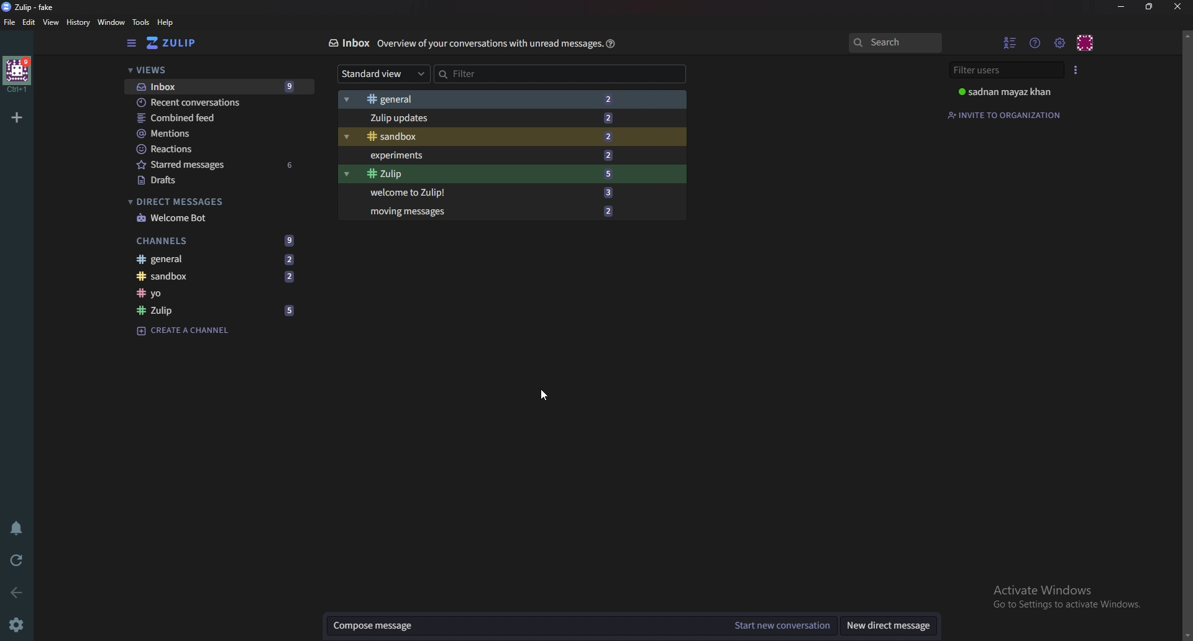  Describe the element at coordinates (77, 22) in the screenshot. I see `History` at that location.